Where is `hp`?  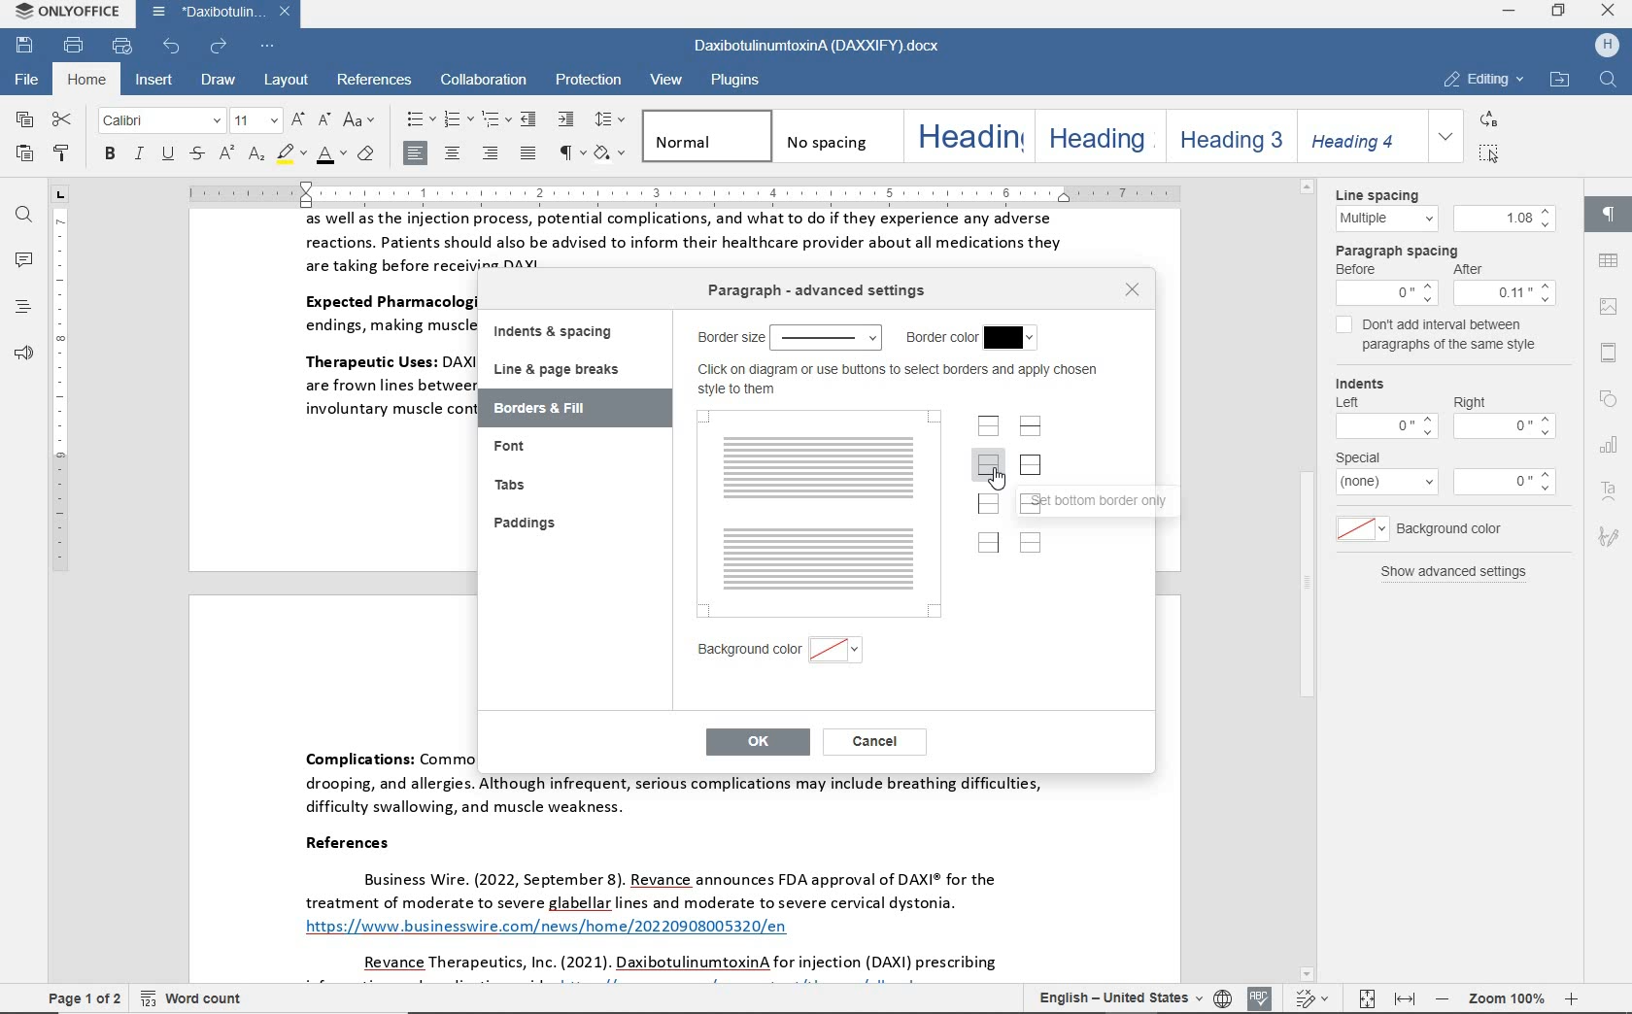
hp is located at coordinates (1603, 47).